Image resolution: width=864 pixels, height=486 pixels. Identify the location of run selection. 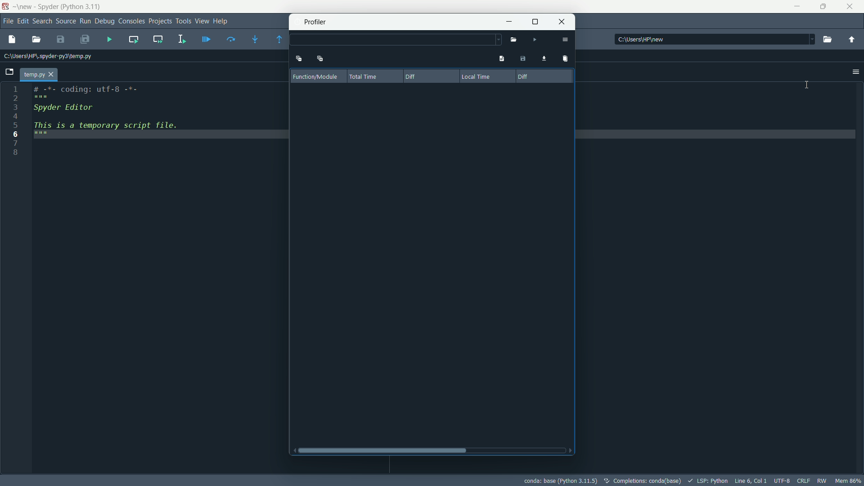
(182, 39).